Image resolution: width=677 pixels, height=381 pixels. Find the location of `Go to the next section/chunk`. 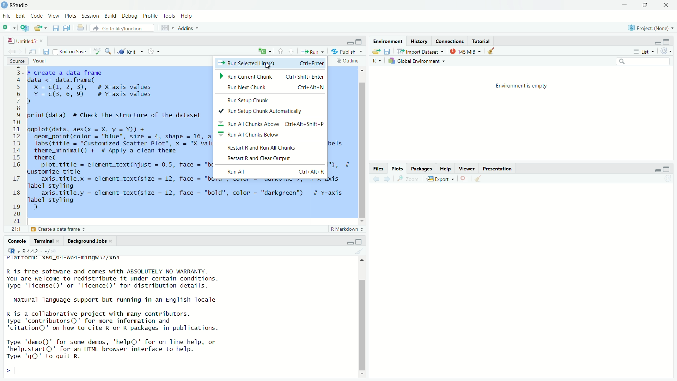

Go to the next section/chunk is located at coordinates (291, 51).